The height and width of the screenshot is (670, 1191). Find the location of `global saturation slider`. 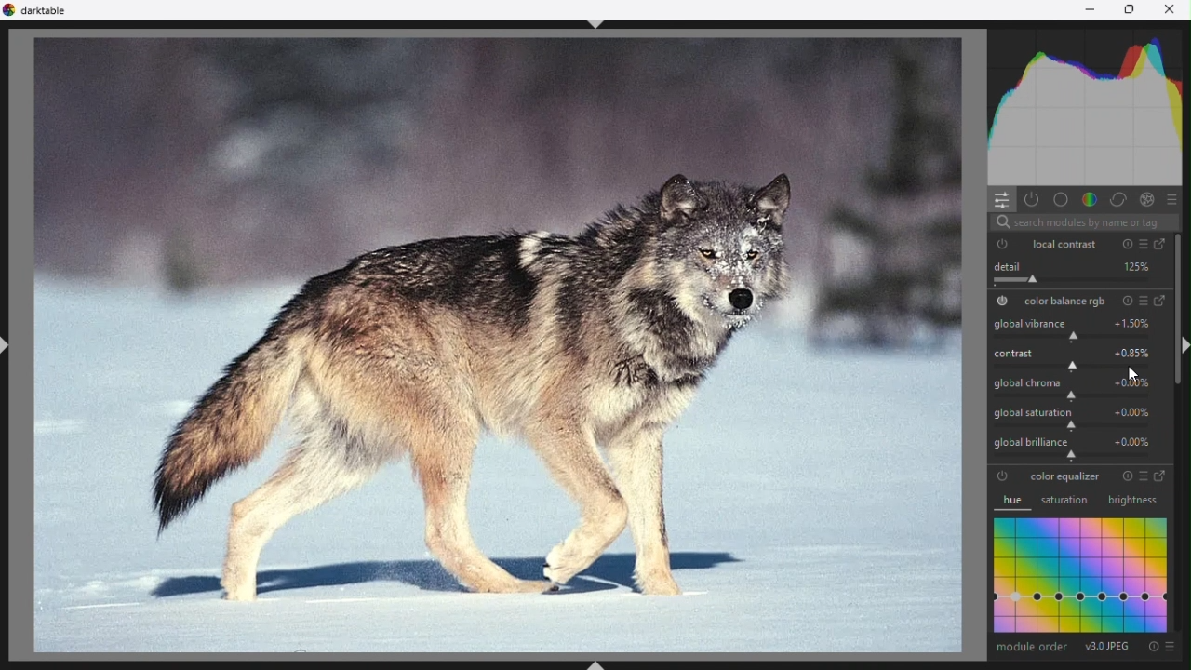

global saturation slider is located at coordinates (1072, 415).